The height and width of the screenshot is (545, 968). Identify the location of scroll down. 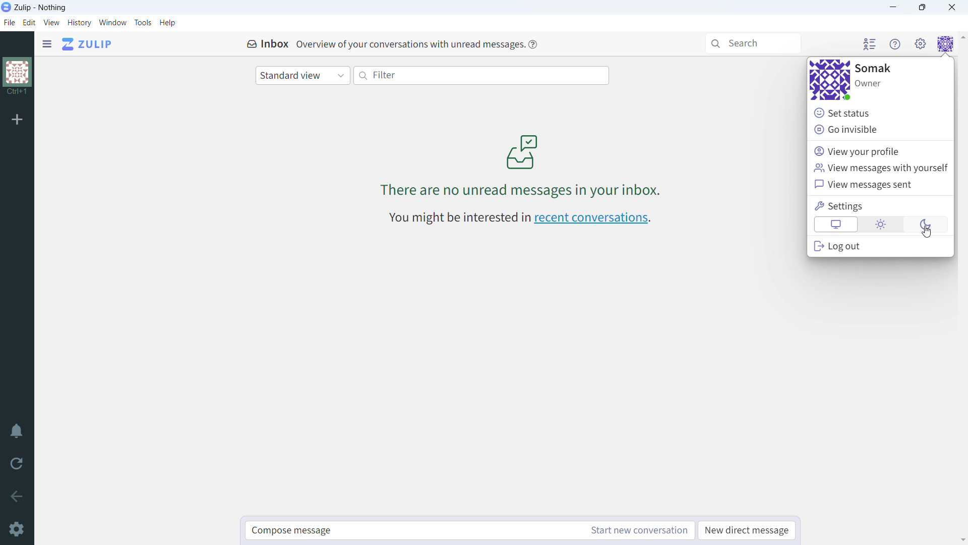
(962, 540).